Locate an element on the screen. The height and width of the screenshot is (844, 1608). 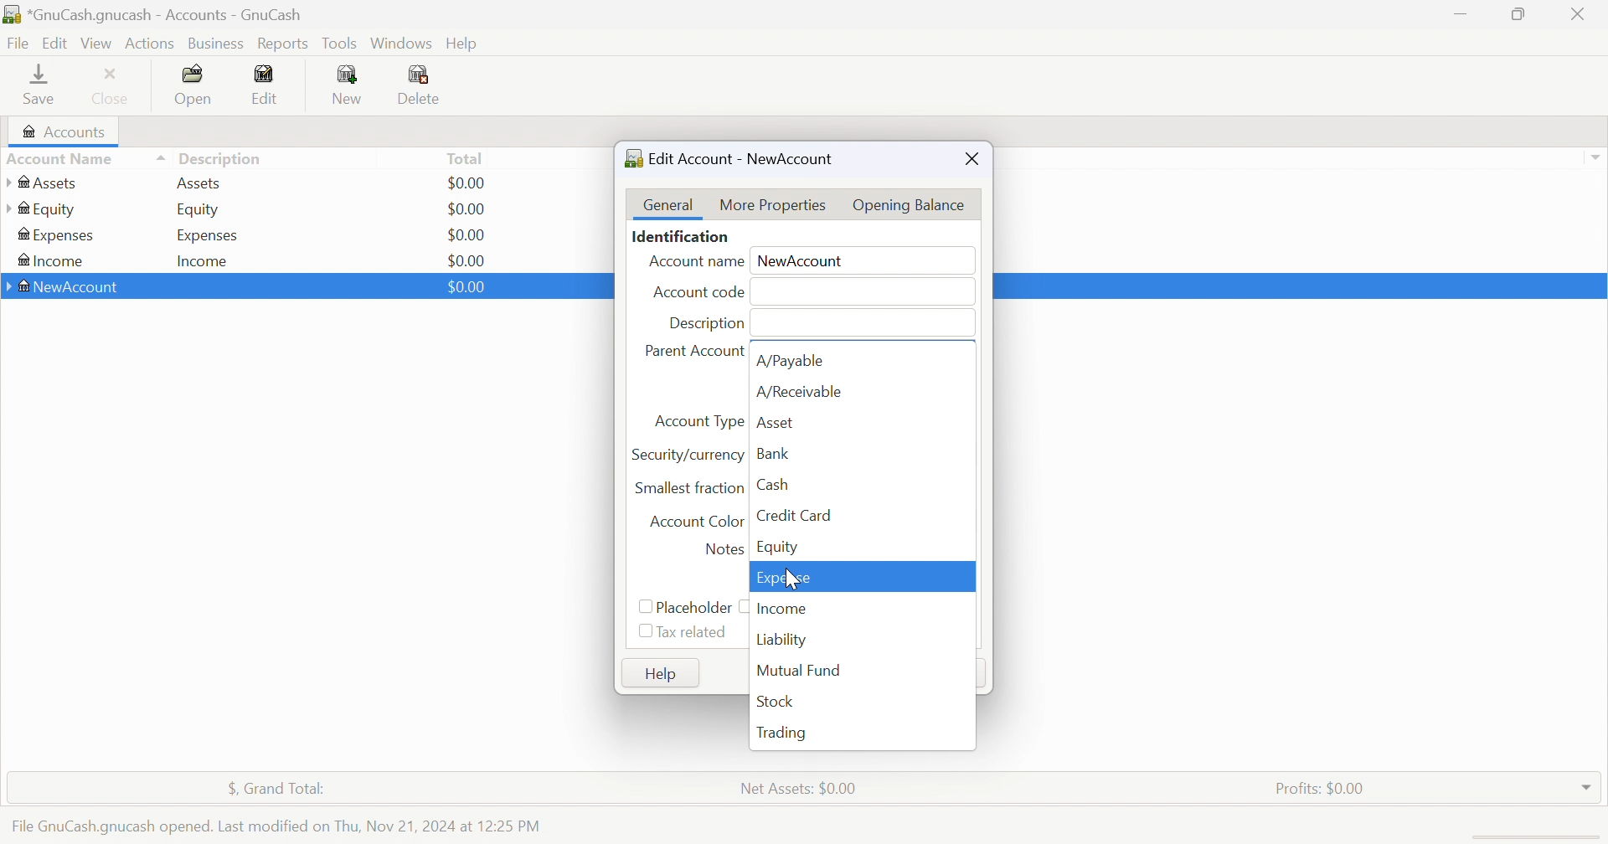
Description is located at coordinates (221, 159).